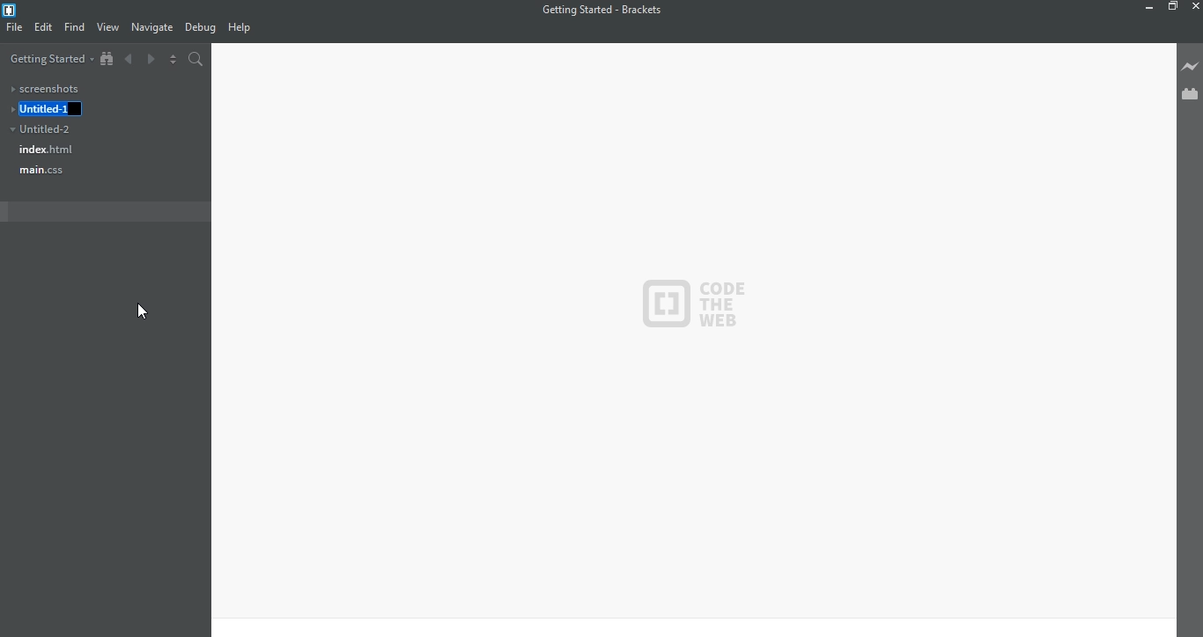 This screenshot has width=1203, height=637. I want to click on untitled - 1, so click(55, 108).